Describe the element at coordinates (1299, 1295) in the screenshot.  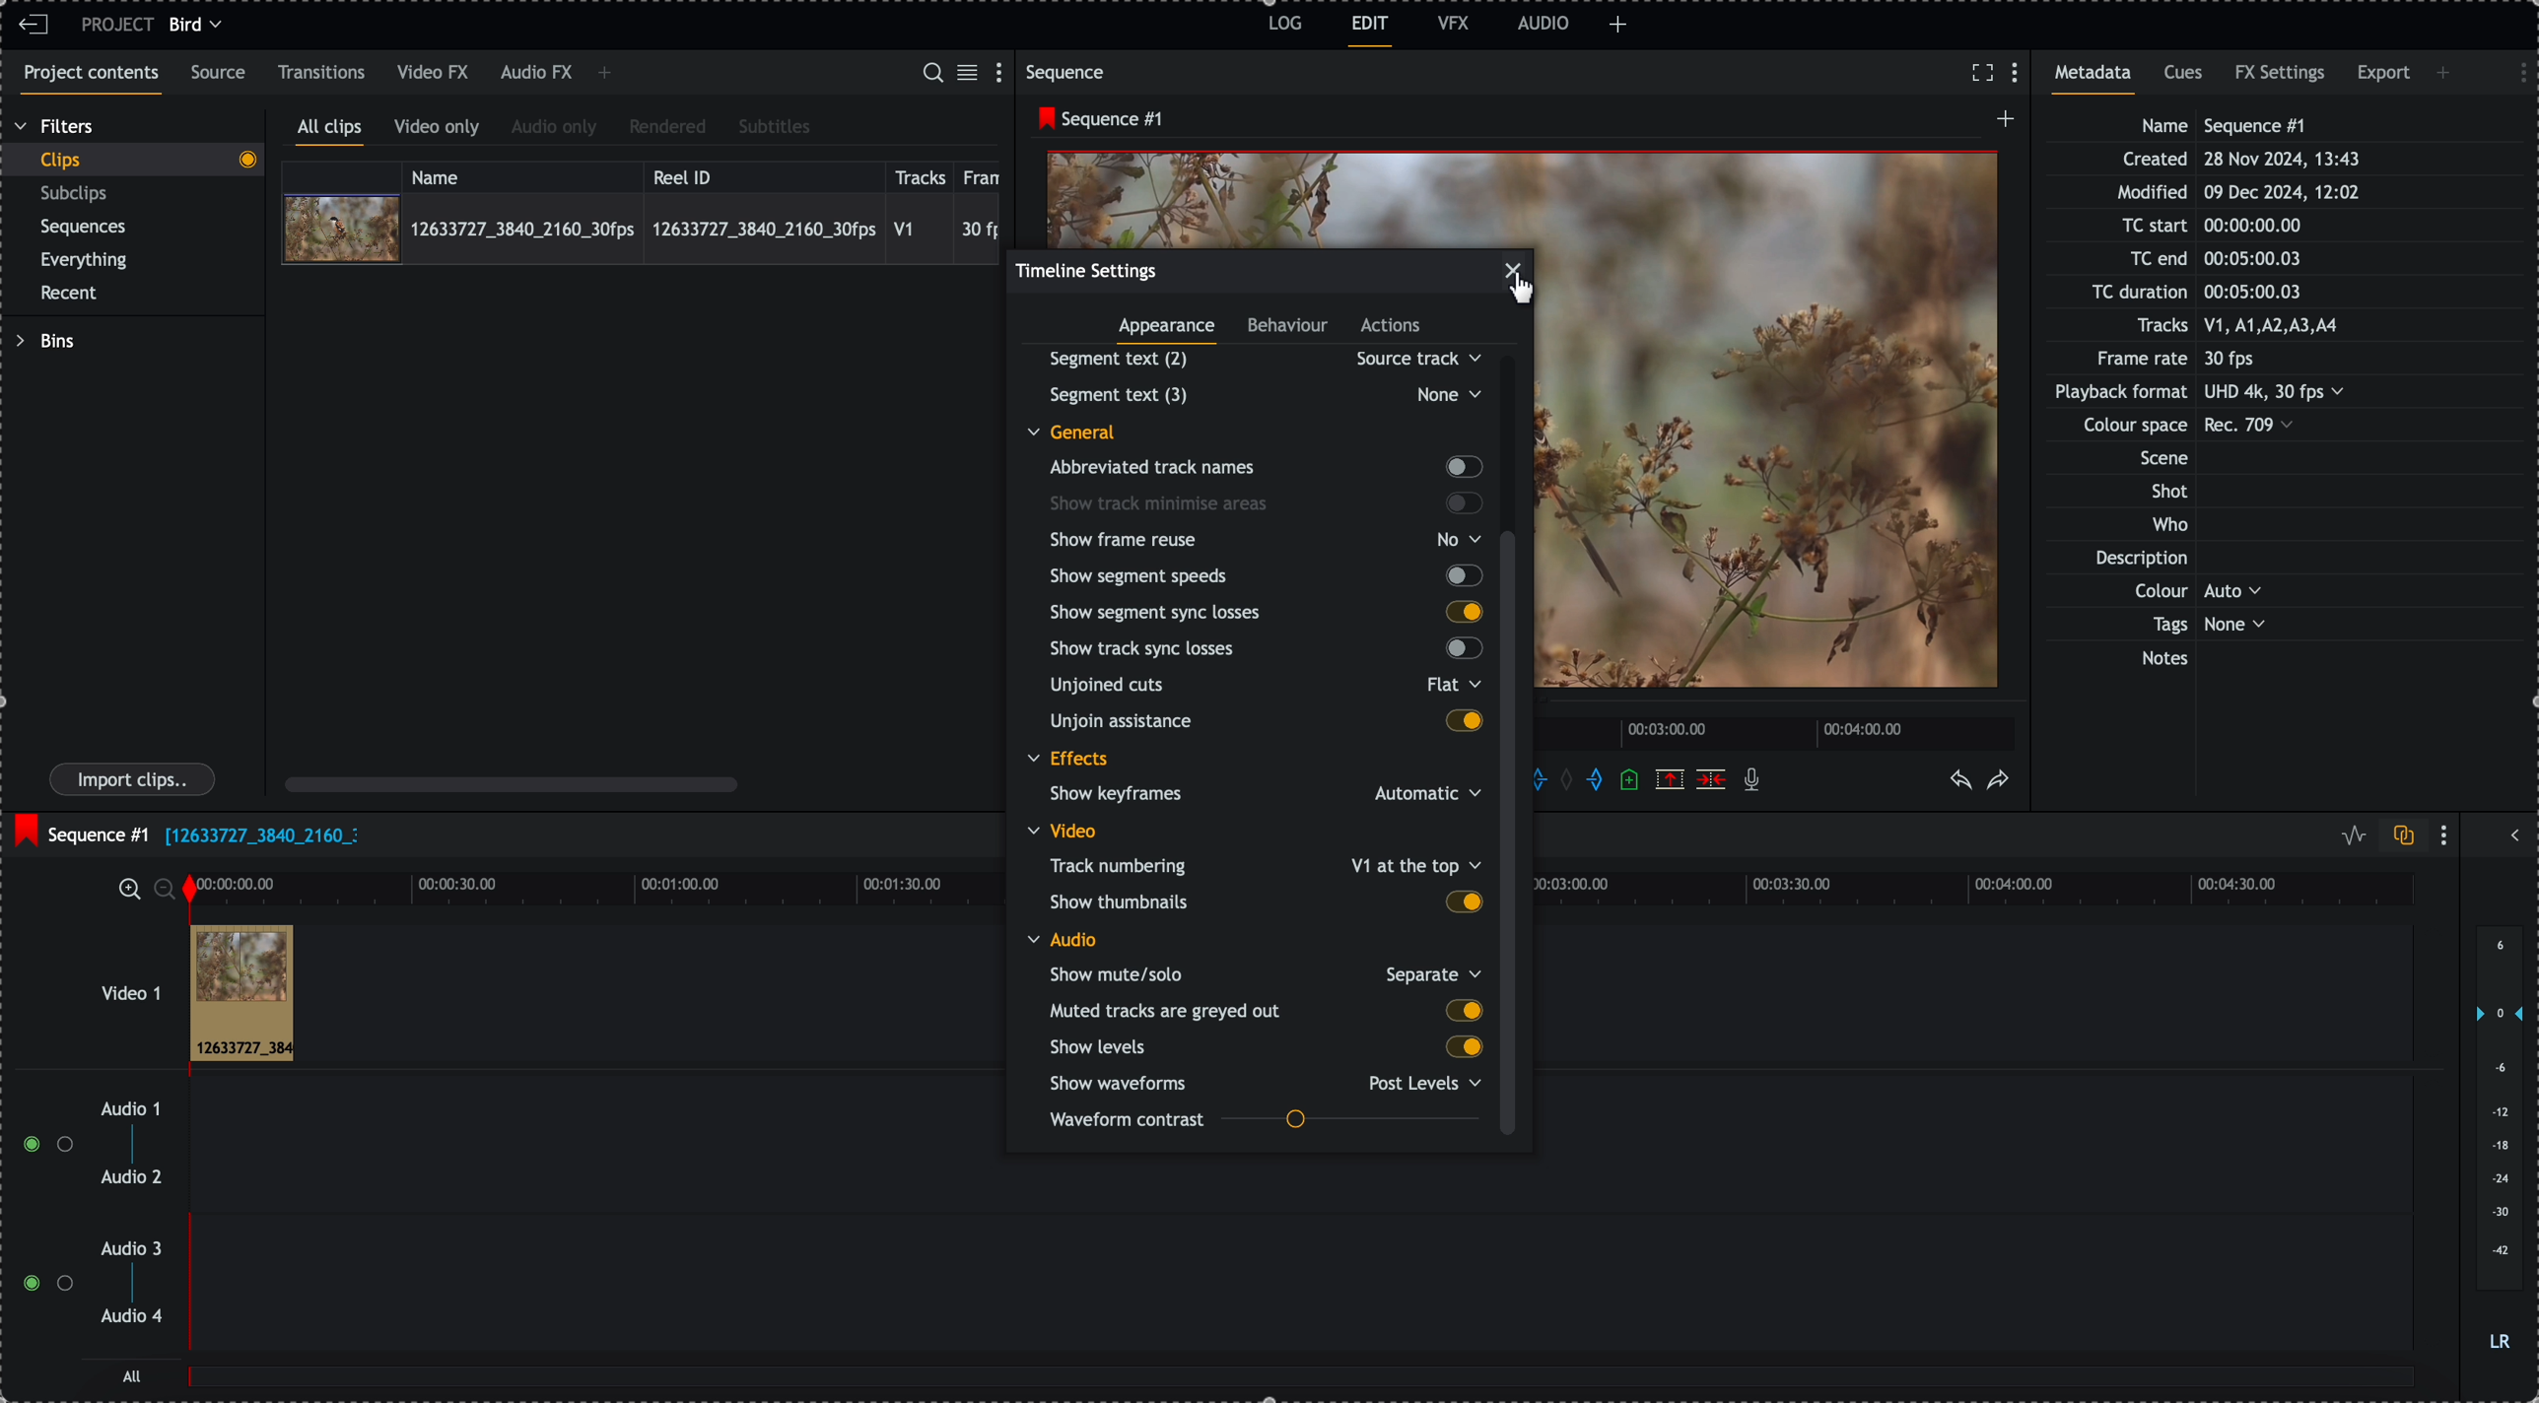
I see `track audio` at that location.